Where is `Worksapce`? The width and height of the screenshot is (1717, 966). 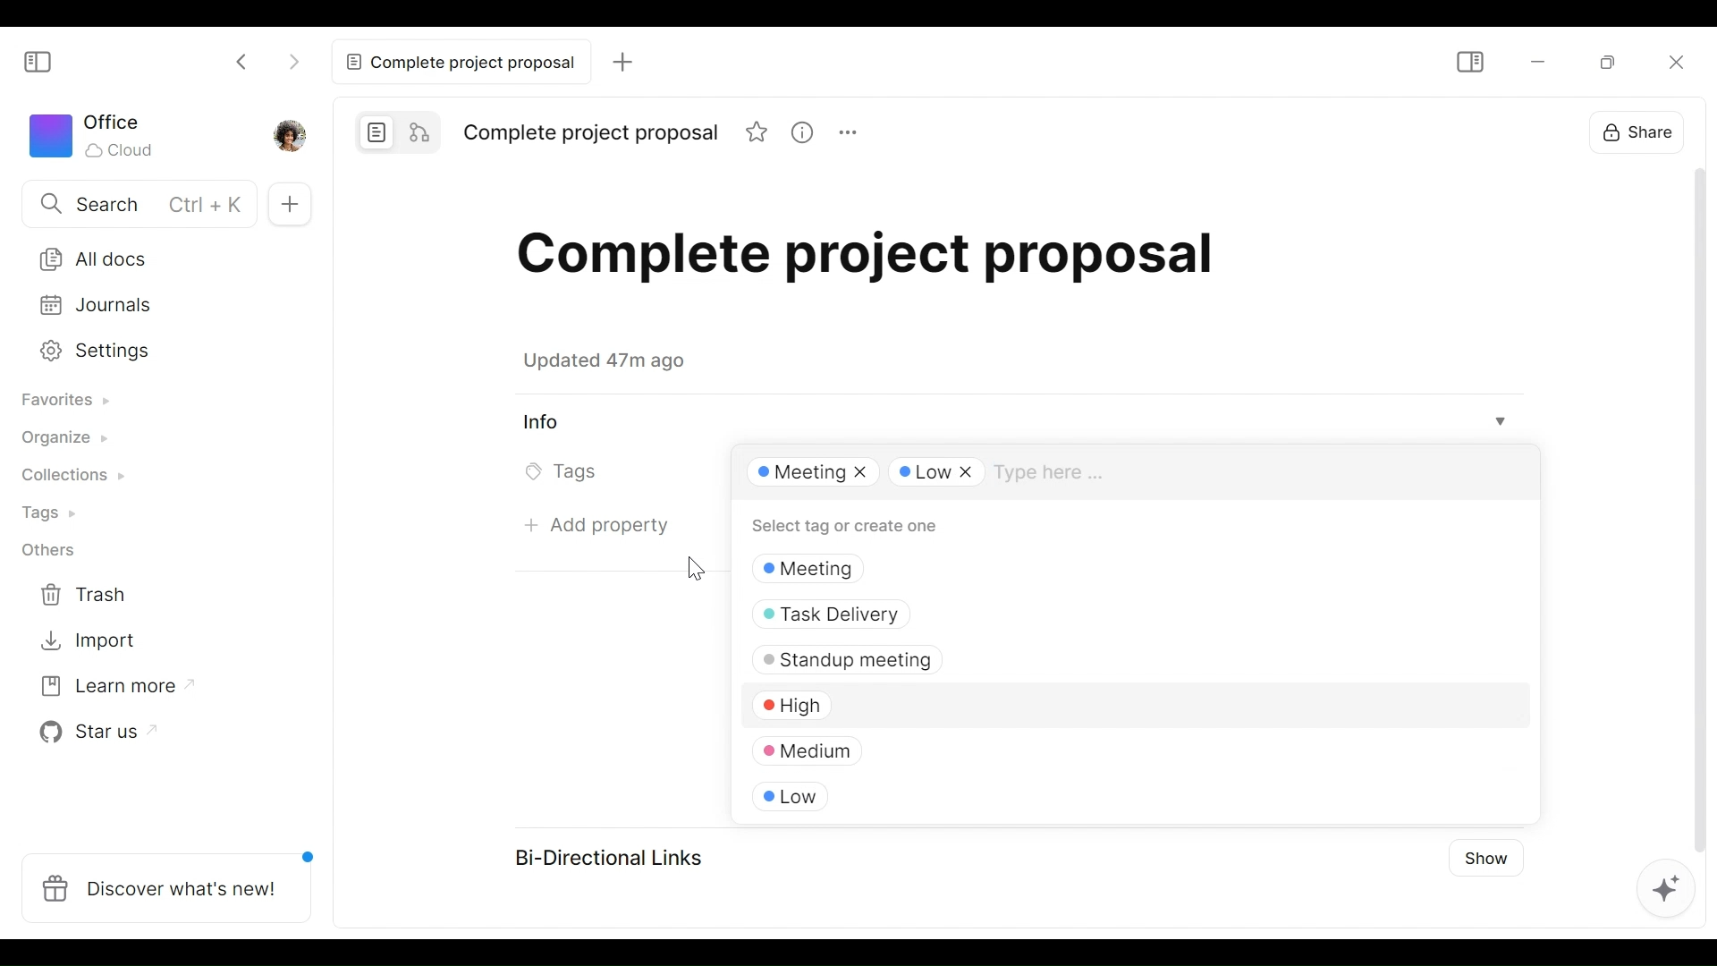 Worksapce is located at coordinates (100, 138).